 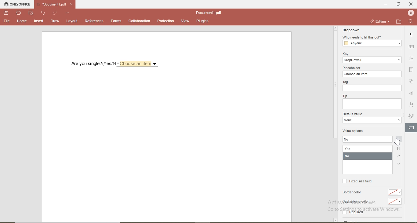 I want to click on minimise, so click(x=385, y=5).